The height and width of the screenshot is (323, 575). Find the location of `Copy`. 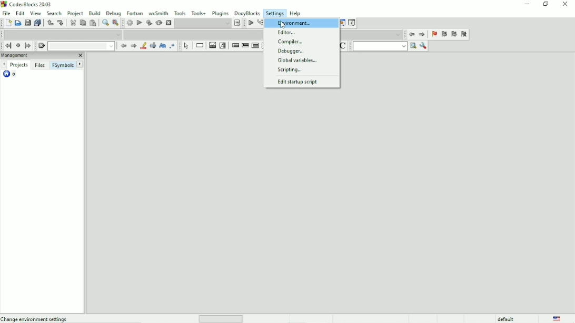

Copy is located at coordinates (83, 23).